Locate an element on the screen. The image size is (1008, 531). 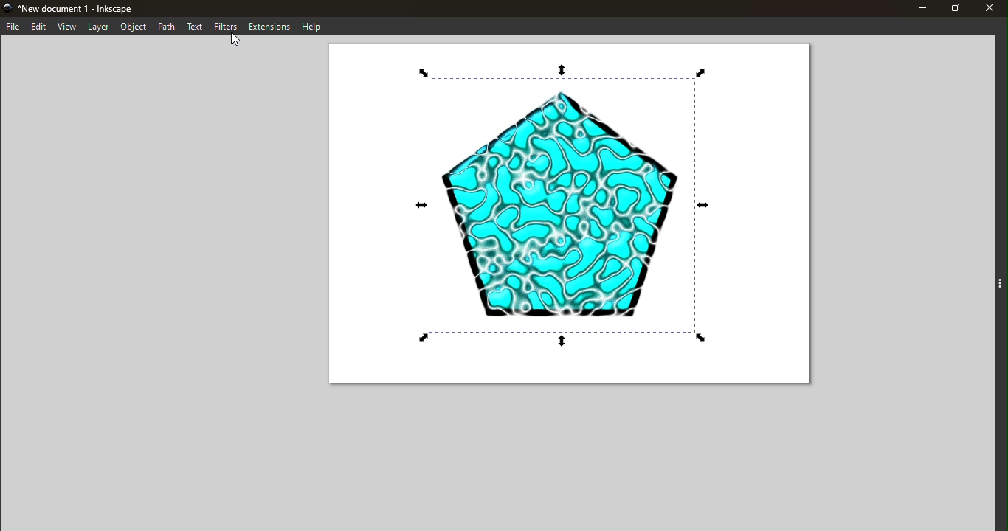
Toggle command panel is located at coordinates (990, 288).